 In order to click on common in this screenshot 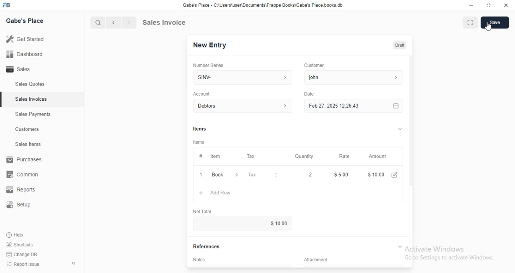, I will do `click(23, 175)`.